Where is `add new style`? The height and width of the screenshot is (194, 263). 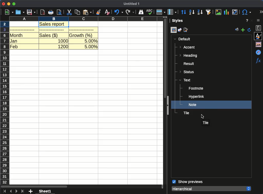 add new style is located at coordinates (243, 30).